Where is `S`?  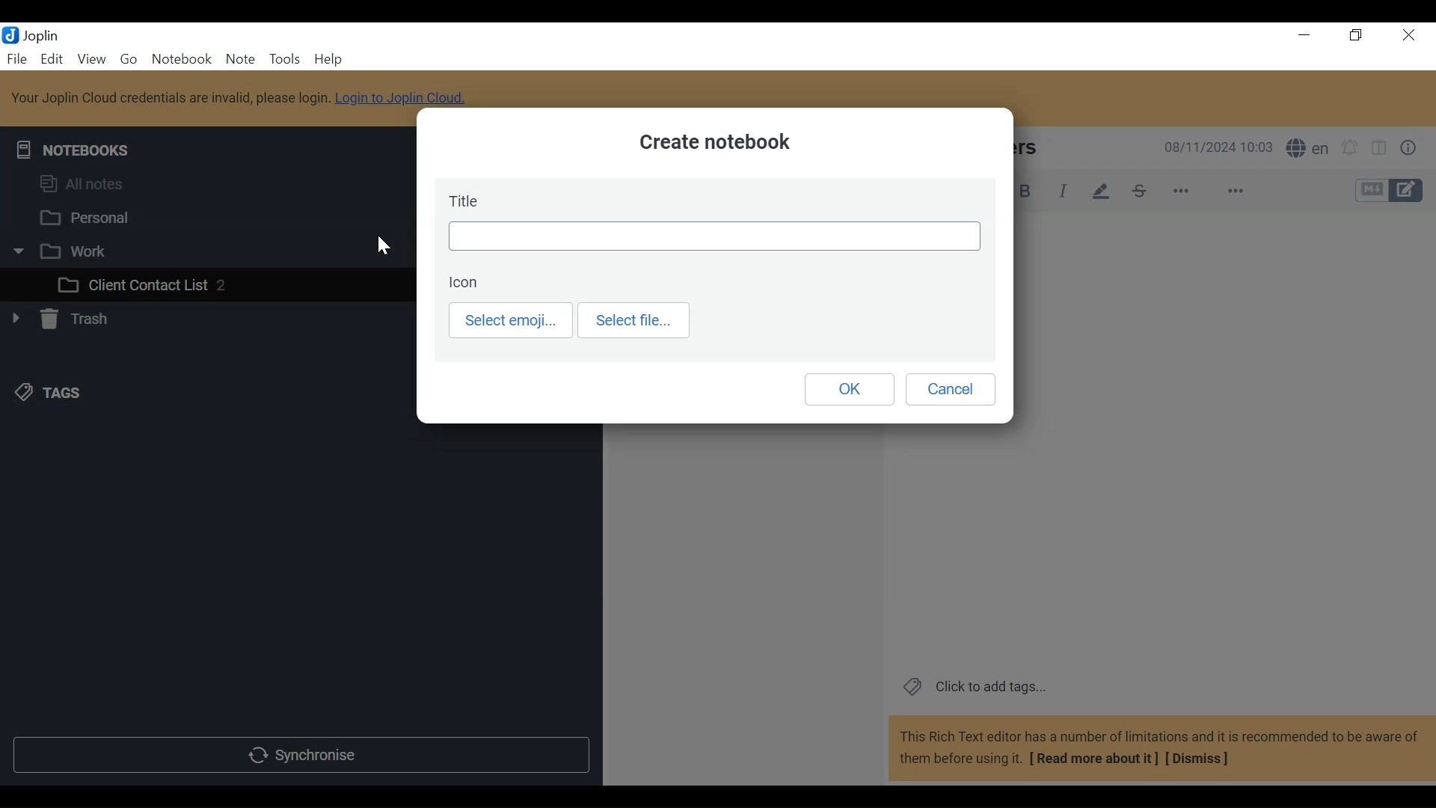 S is located at coordinates (1307, 149).